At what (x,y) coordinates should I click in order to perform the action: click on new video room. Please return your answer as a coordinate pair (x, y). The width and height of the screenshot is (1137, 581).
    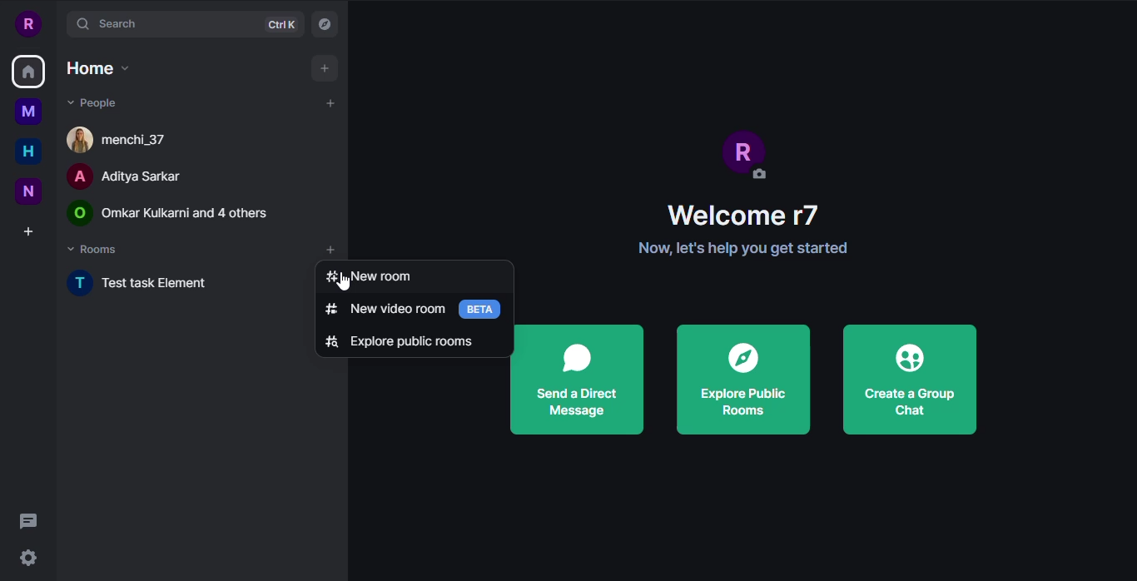
    Looking at the image, I should click on (383, 310).